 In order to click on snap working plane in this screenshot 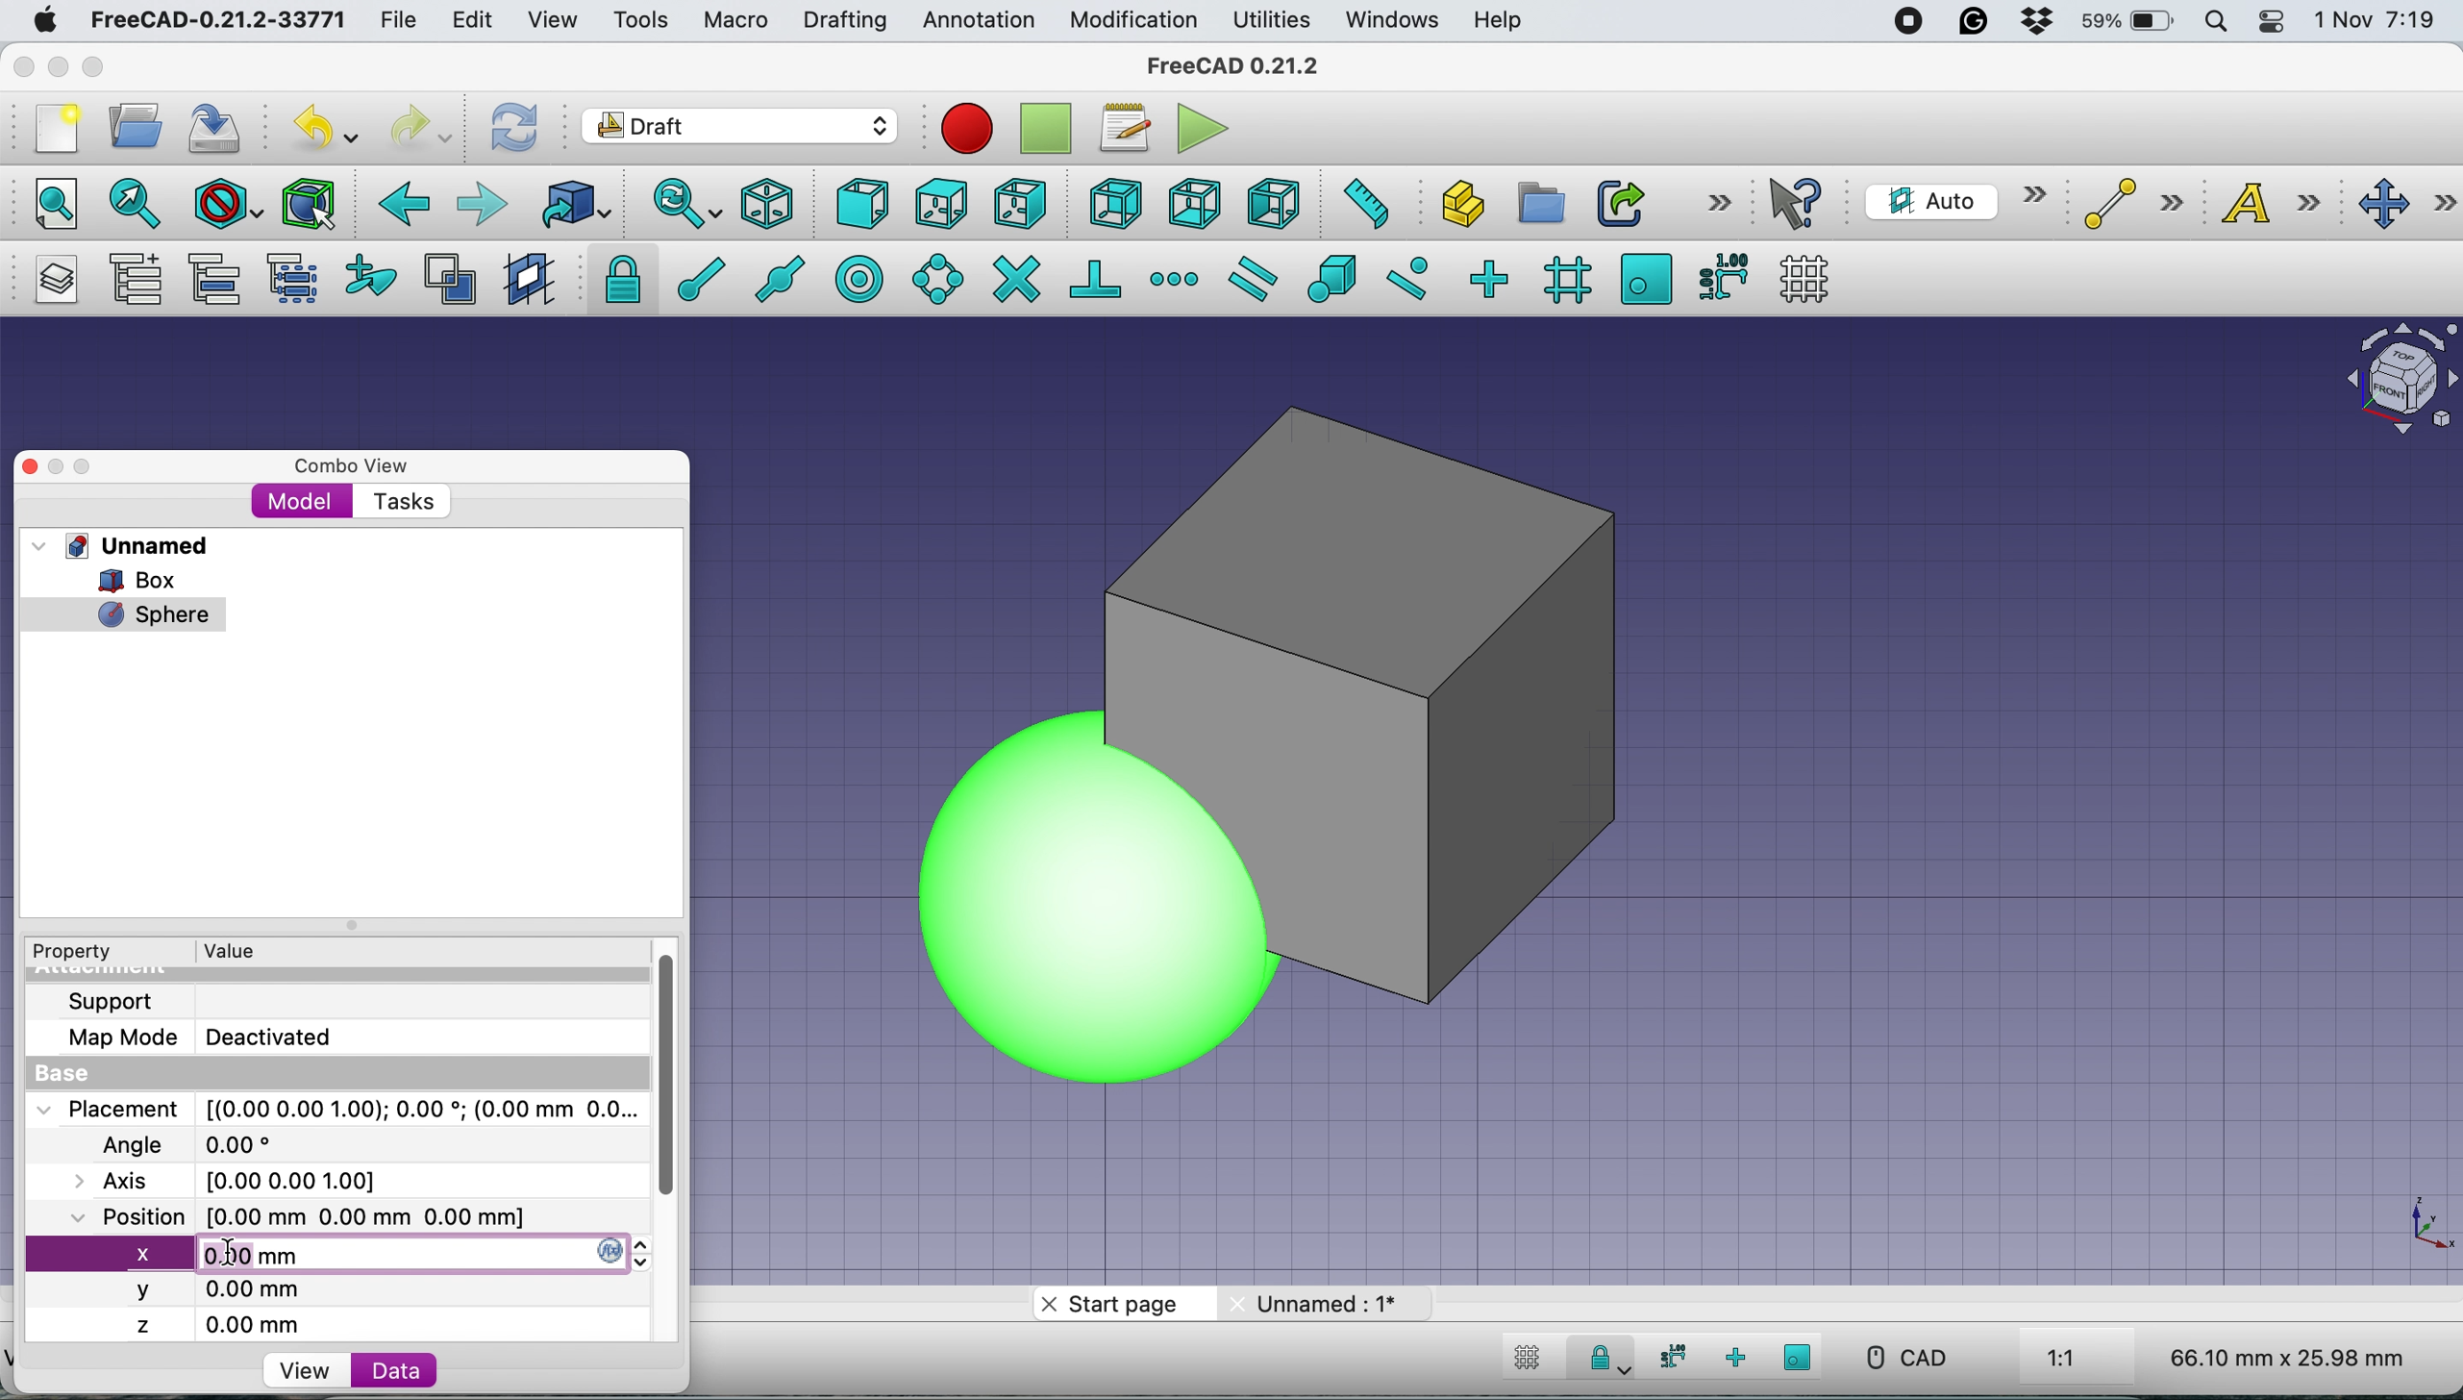, I will do `click(1799, 1357)`.